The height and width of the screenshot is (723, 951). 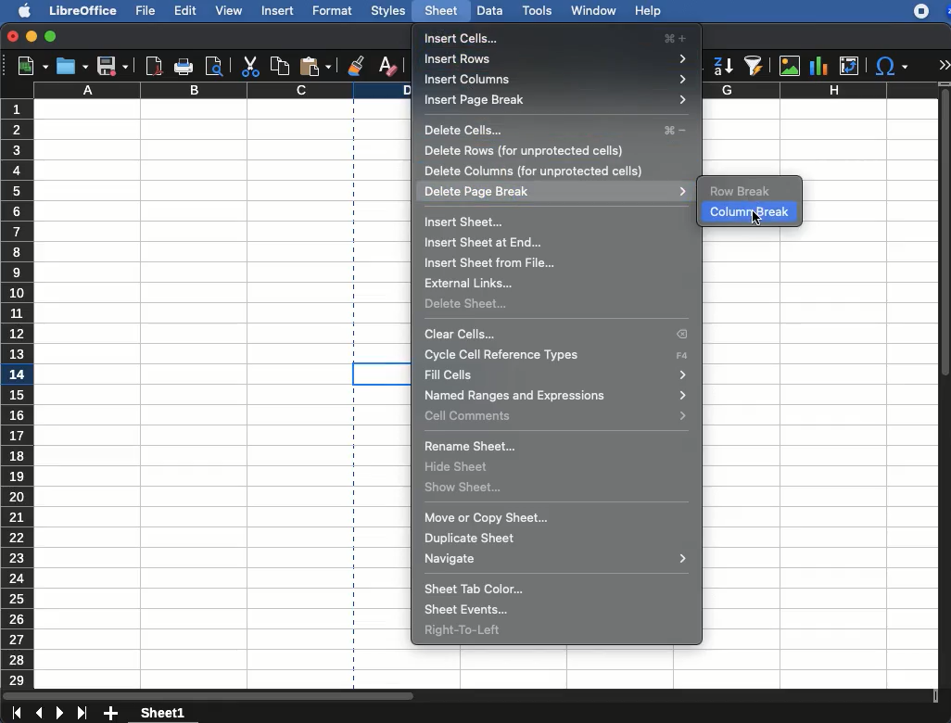 I want to click on cell selected, so click(x=380, y=374).